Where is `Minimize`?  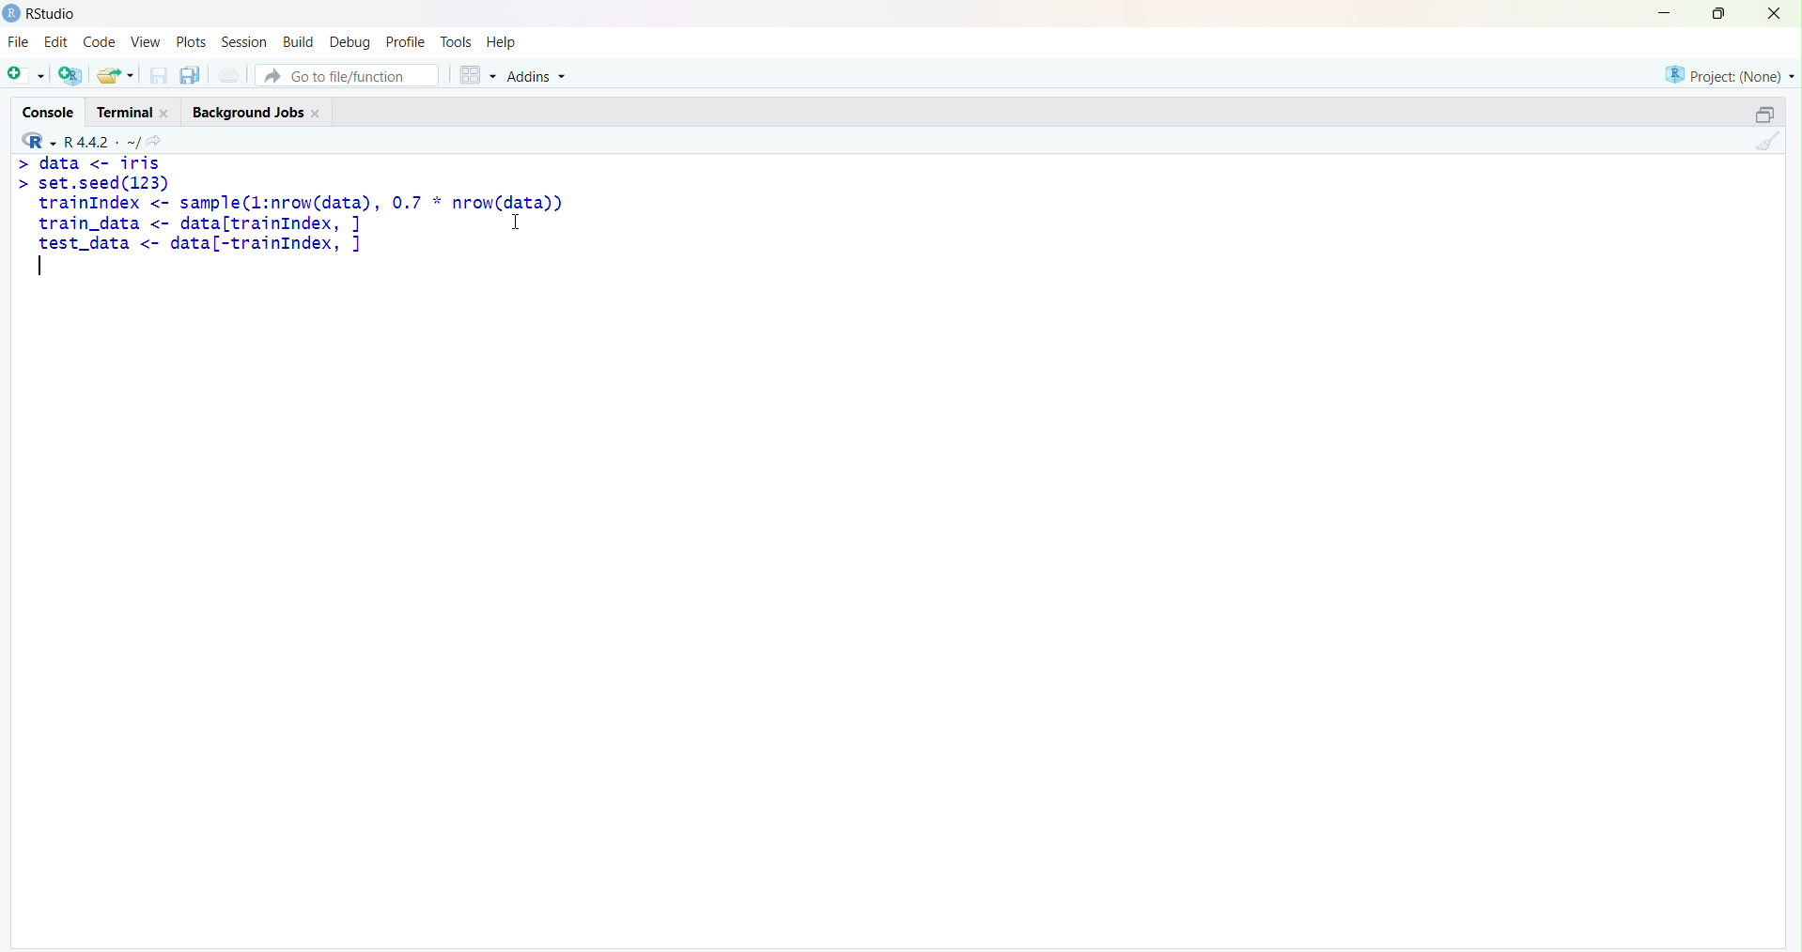 Minimize is located at coordinates (1666, 12).